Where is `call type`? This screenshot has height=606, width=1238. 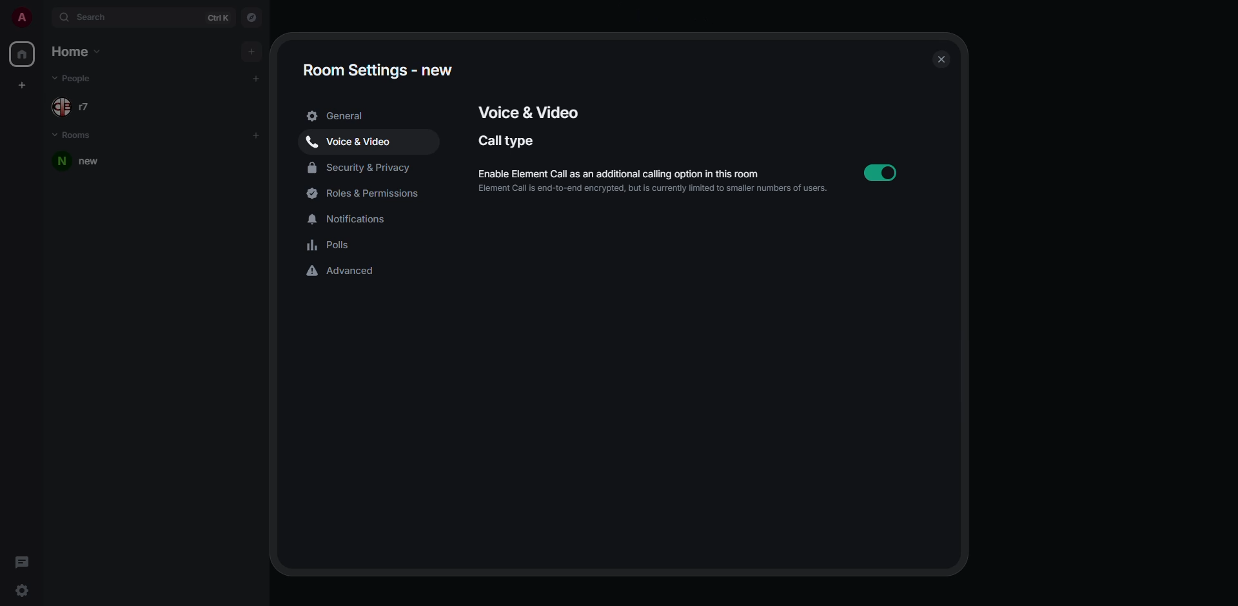
call type is located at coordinates (509, 141).